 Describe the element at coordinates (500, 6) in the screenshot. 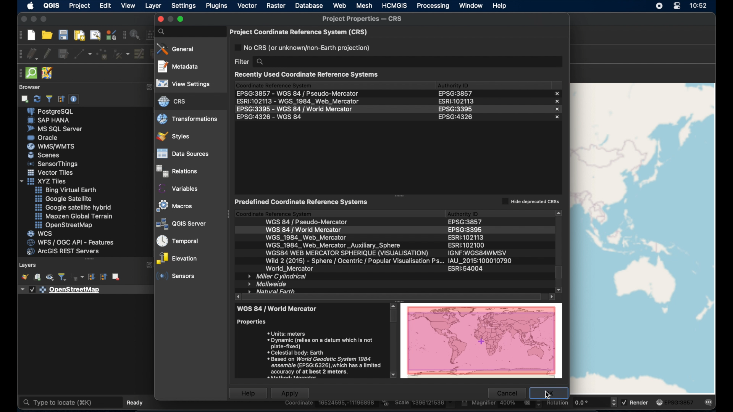

I see `help` at that location.